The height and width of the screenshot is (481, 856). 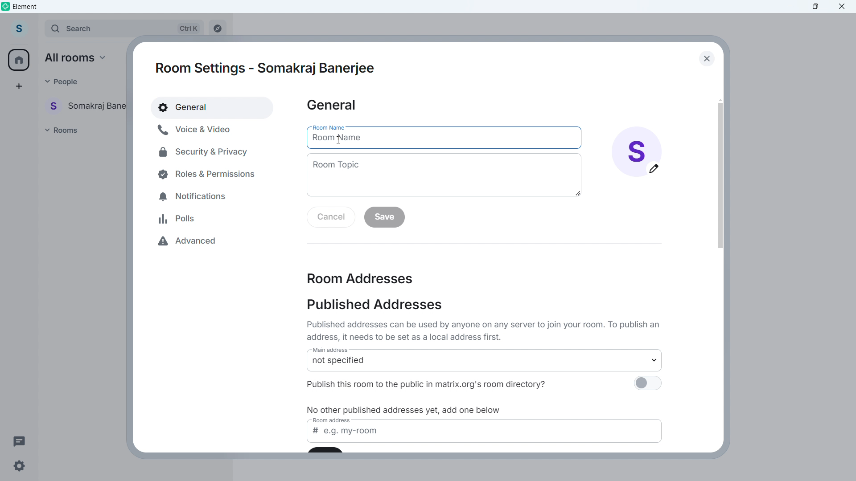 What do you see at coordinates (443, 141) in the screenshot?
I see `Add room name ` at bounding box center [443, 141].